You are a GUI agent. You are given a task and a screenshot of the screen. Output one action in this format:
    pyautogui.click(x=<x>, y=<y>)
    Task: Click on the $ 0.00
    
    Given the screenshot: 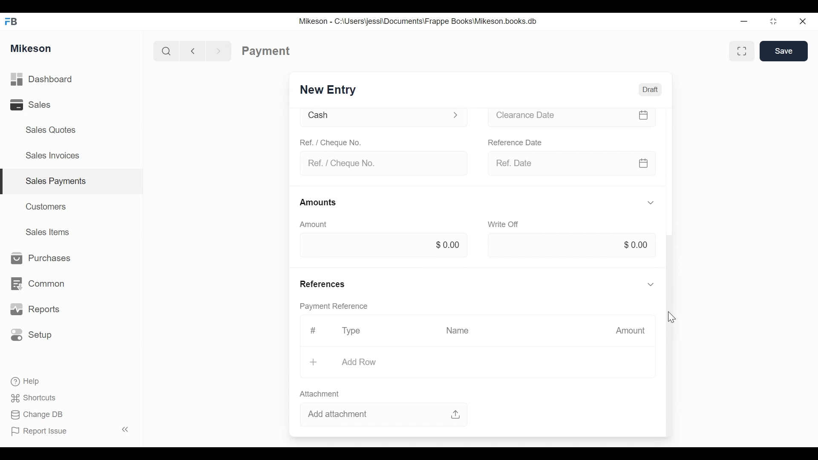 What is the action you would take?
    pyautogui.click(x=449, y=244)
    